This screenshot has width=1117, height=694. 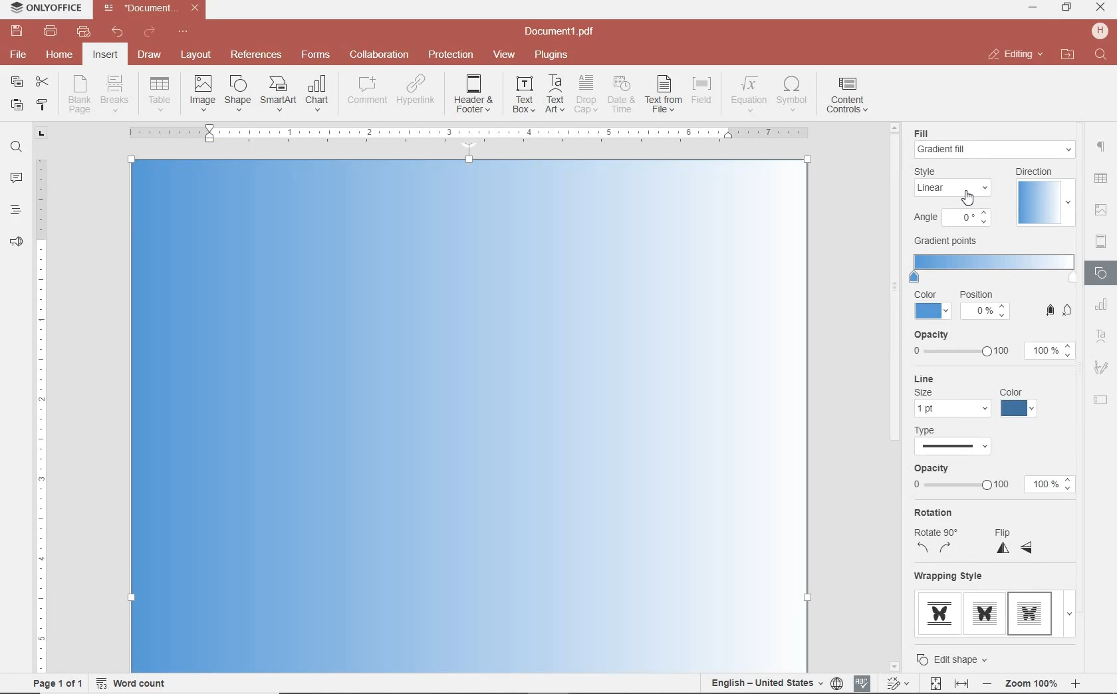 What do you see at coordinates (994, 134) in the screenshot?
I see `` at bounding box center [994, 134].